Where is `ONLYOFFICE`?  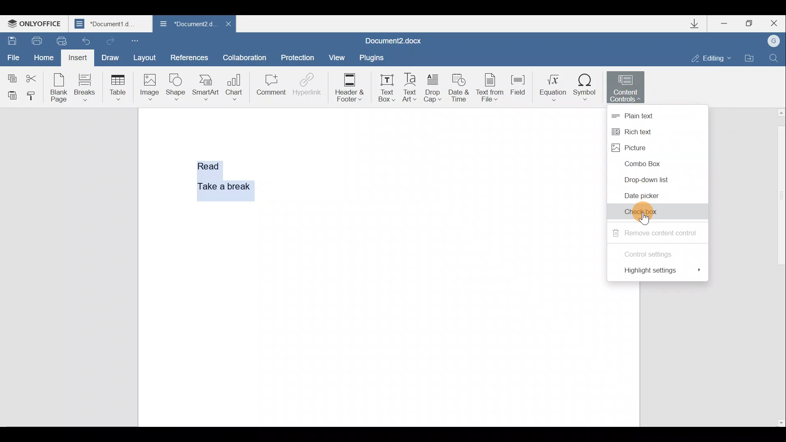
ONLYOFFICE is located at coordinates (36, 25).